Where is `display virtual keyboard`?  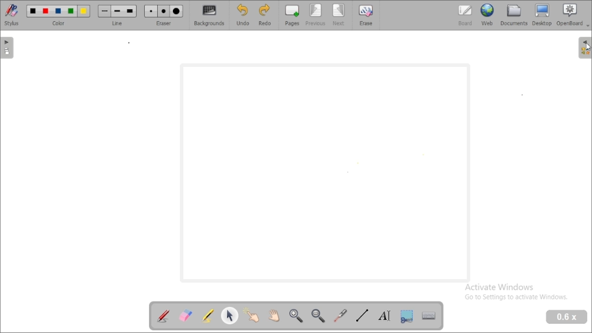
display virtual keyboard is located at coordinates (429, 315).